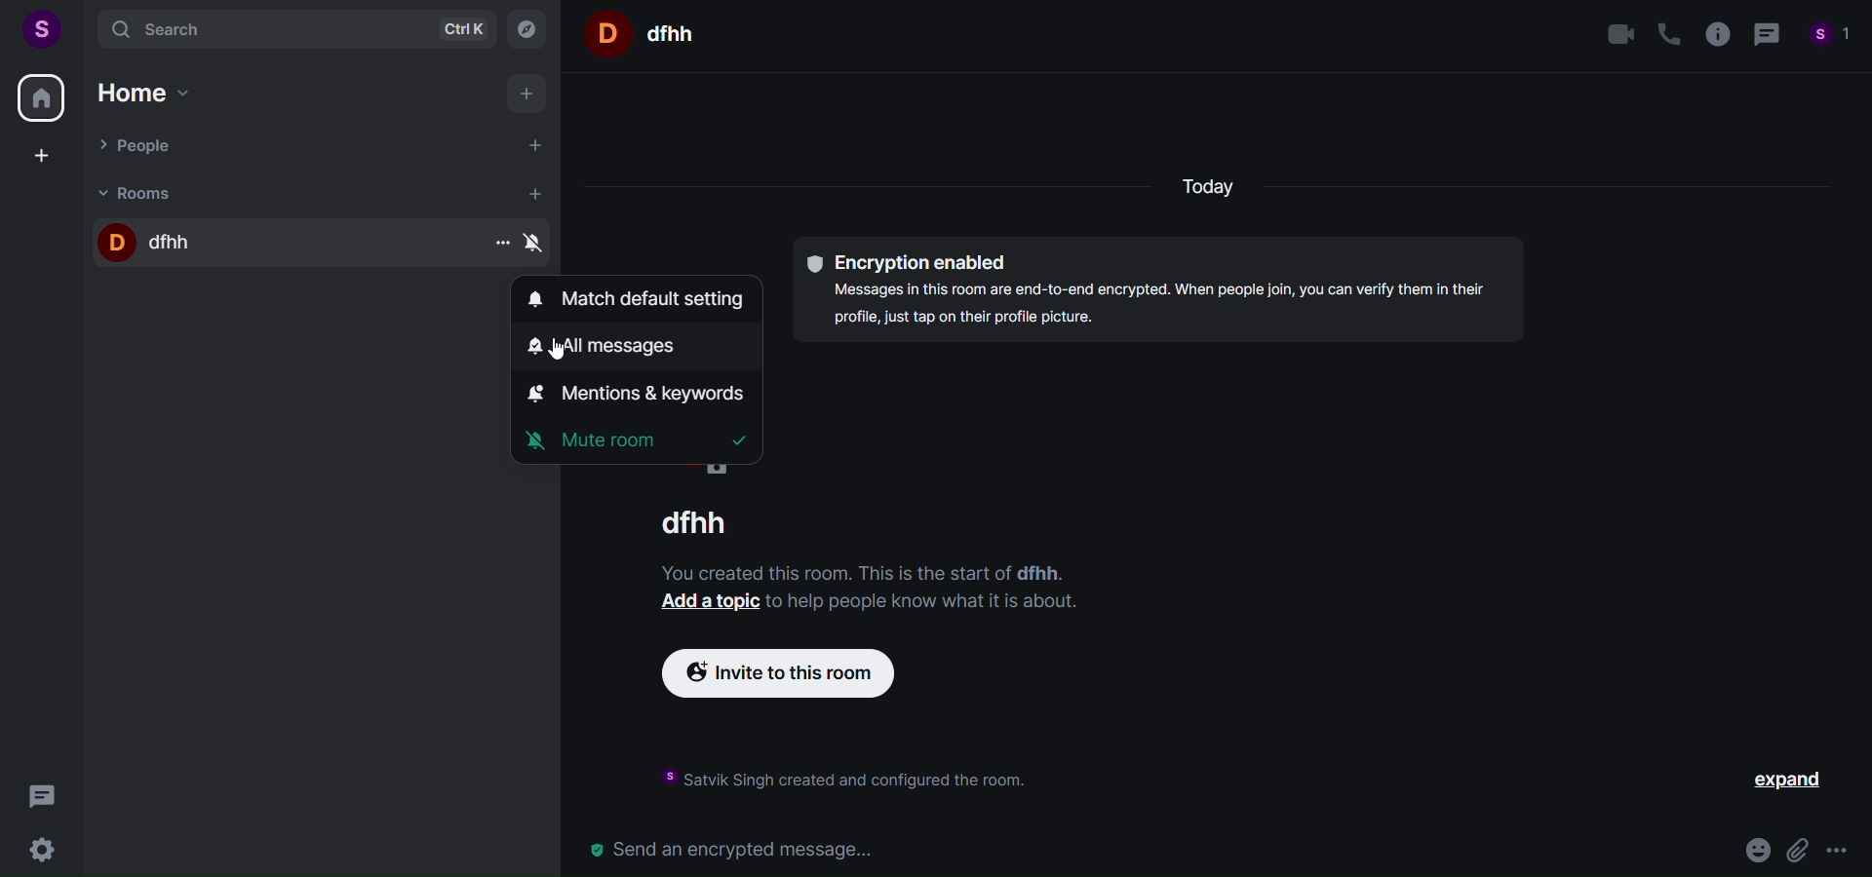  What do you see at coordinates (1668, 31) in the screenshot?
I see `call` at bounding box center [1668, 31].